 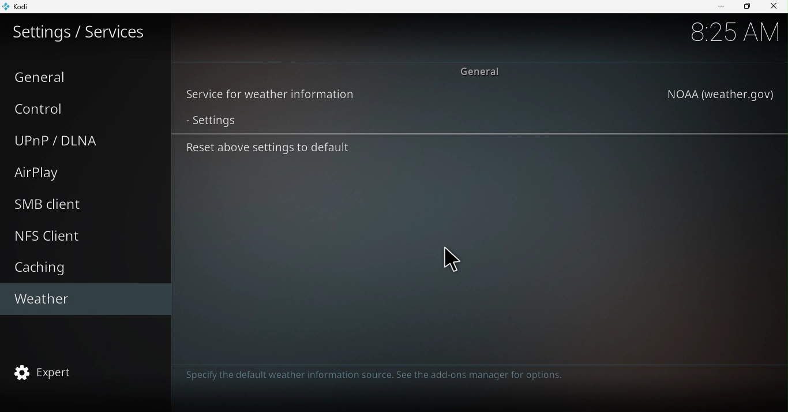 What do you see at coordinates (79, 173) in the screenshot?
I see `Airplay` at bounding box center [79, 173].